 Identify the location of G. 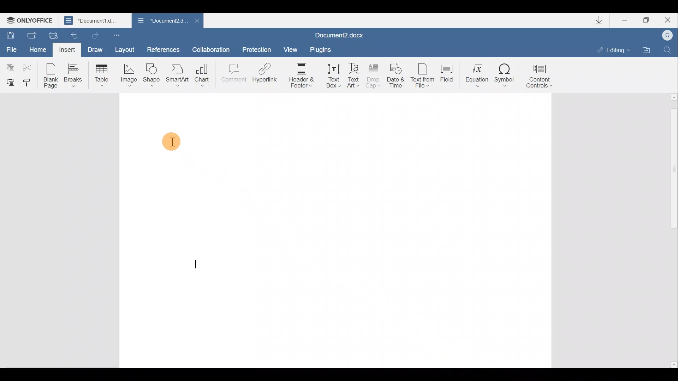
(668, 35).